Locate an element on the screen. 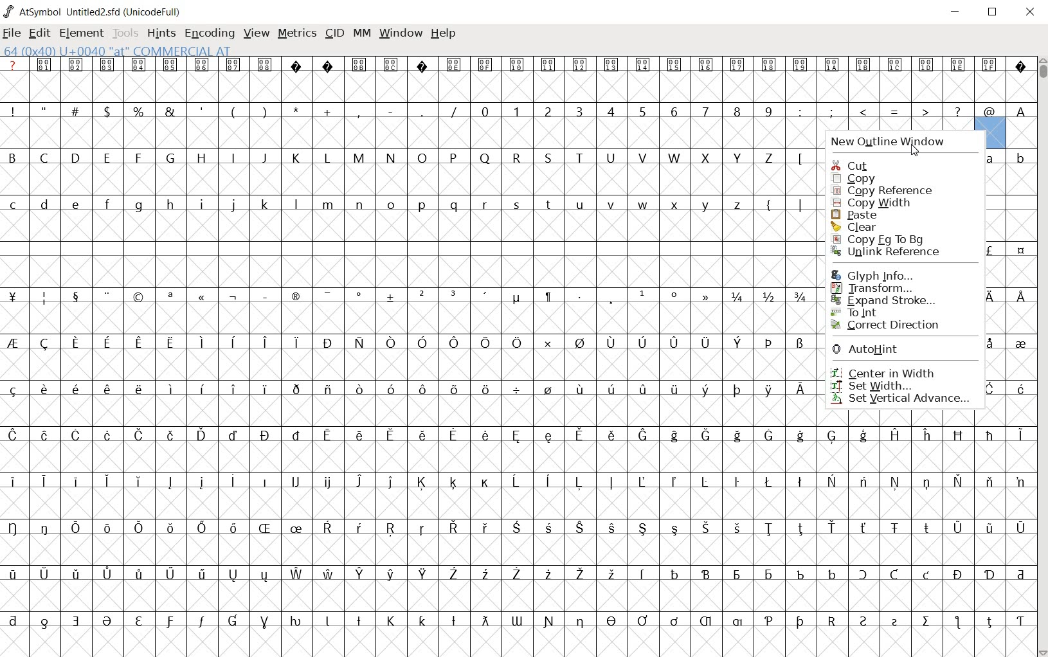 This screenshot has height=657, width=1048. set vertical advance is located at coordinates (903, 401).